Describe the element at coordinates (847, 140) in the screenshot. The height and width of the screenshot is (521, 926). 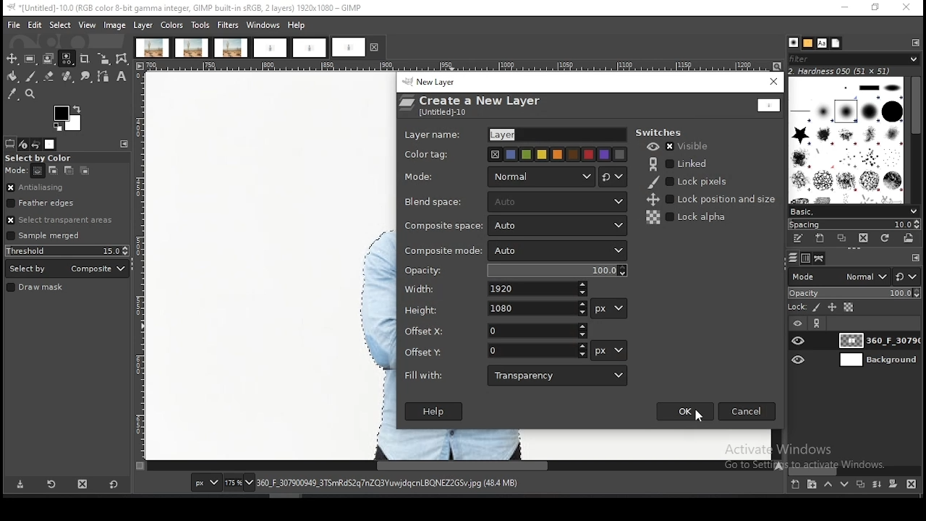
I see `brushes` at that location.